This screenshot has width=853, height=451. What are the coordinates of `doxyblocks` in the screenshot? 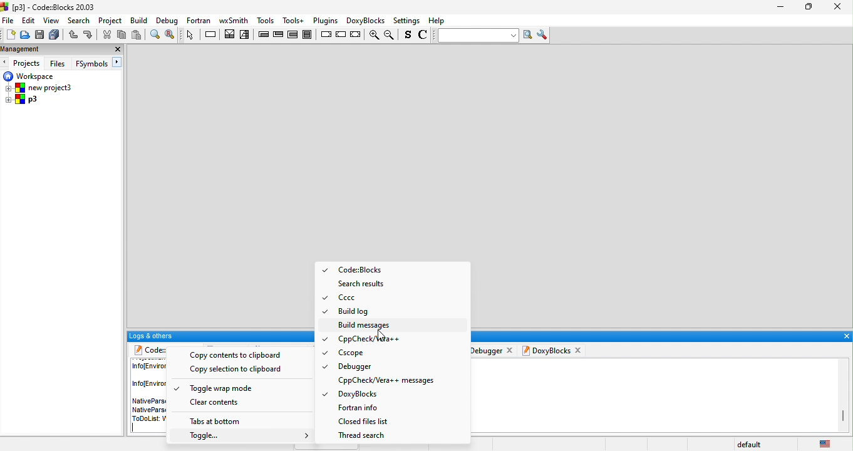 It's located at (364, 20).